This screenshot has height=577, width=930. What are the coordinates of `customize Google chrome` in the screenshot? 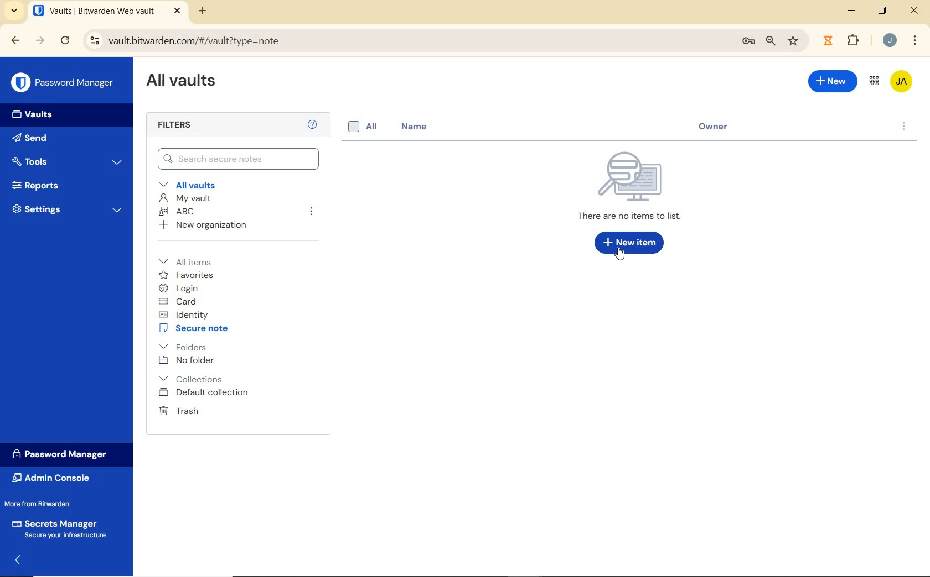 It's located at (915, 40).